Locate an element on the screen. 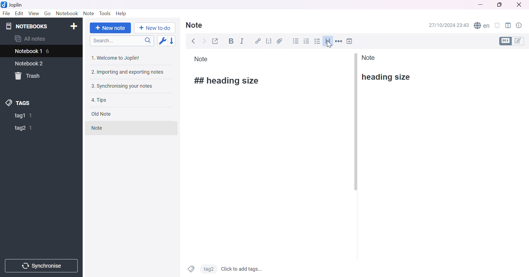 The height and width of the screenshot is (277, 529). Edit is located at coordinates (20, 13).